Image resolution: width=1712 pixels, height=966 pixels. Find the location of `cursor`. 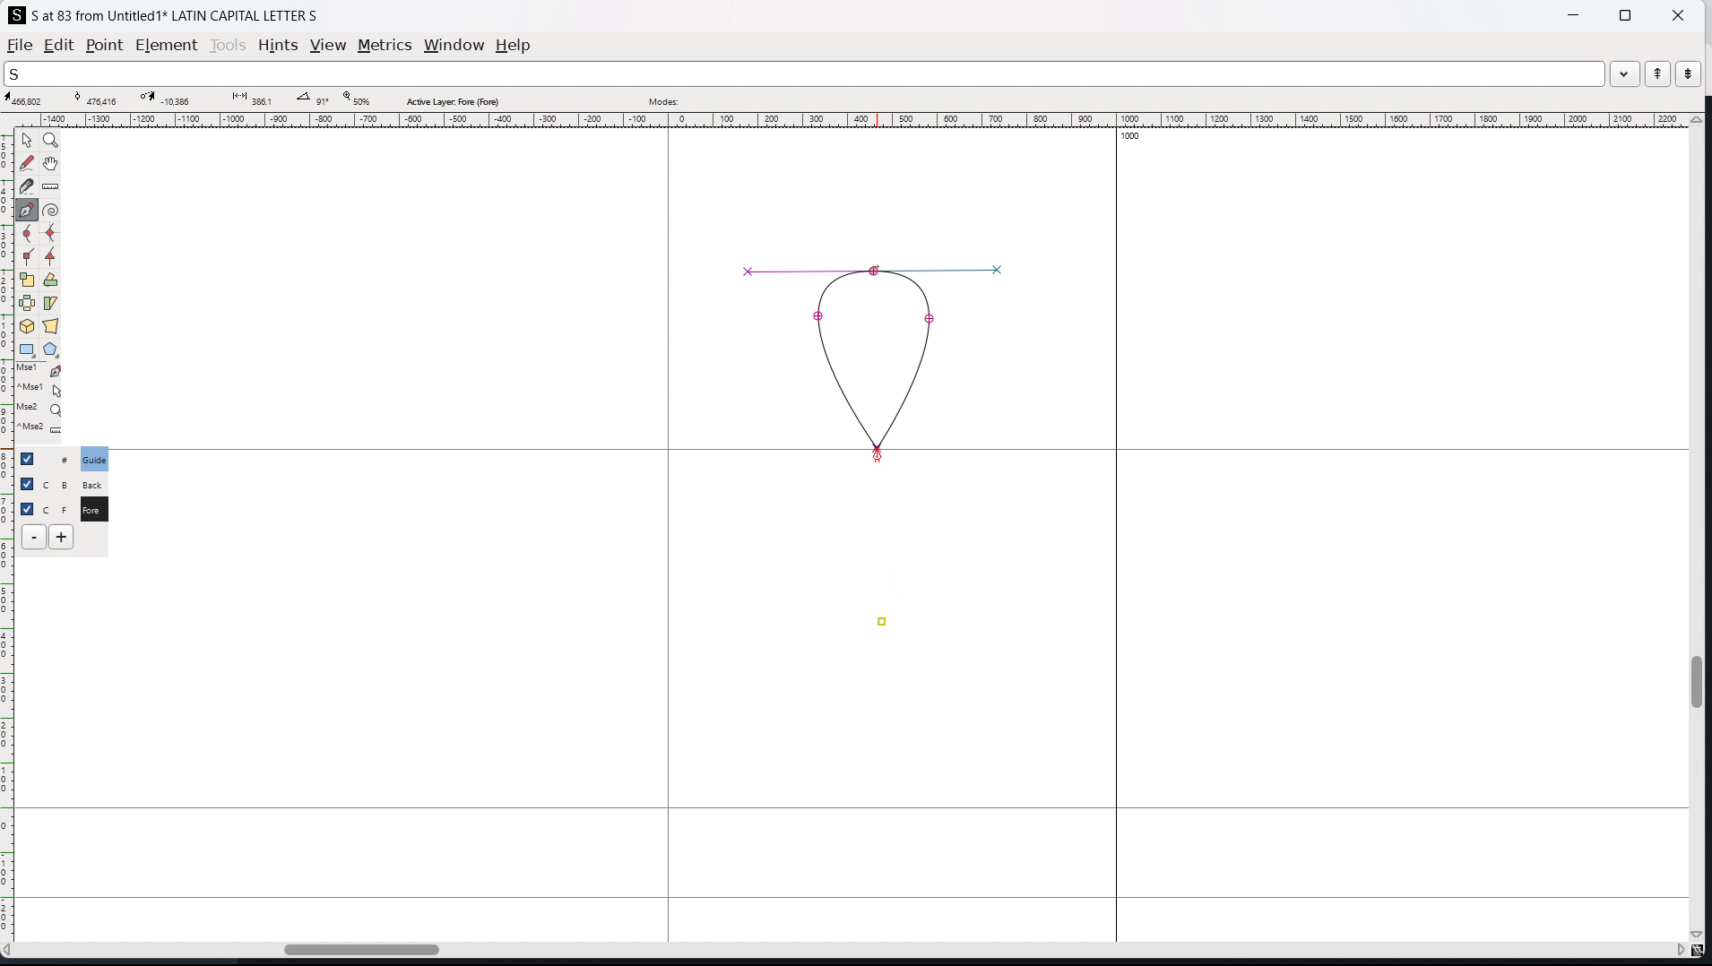

cursor is located at coordinates (878, 455).